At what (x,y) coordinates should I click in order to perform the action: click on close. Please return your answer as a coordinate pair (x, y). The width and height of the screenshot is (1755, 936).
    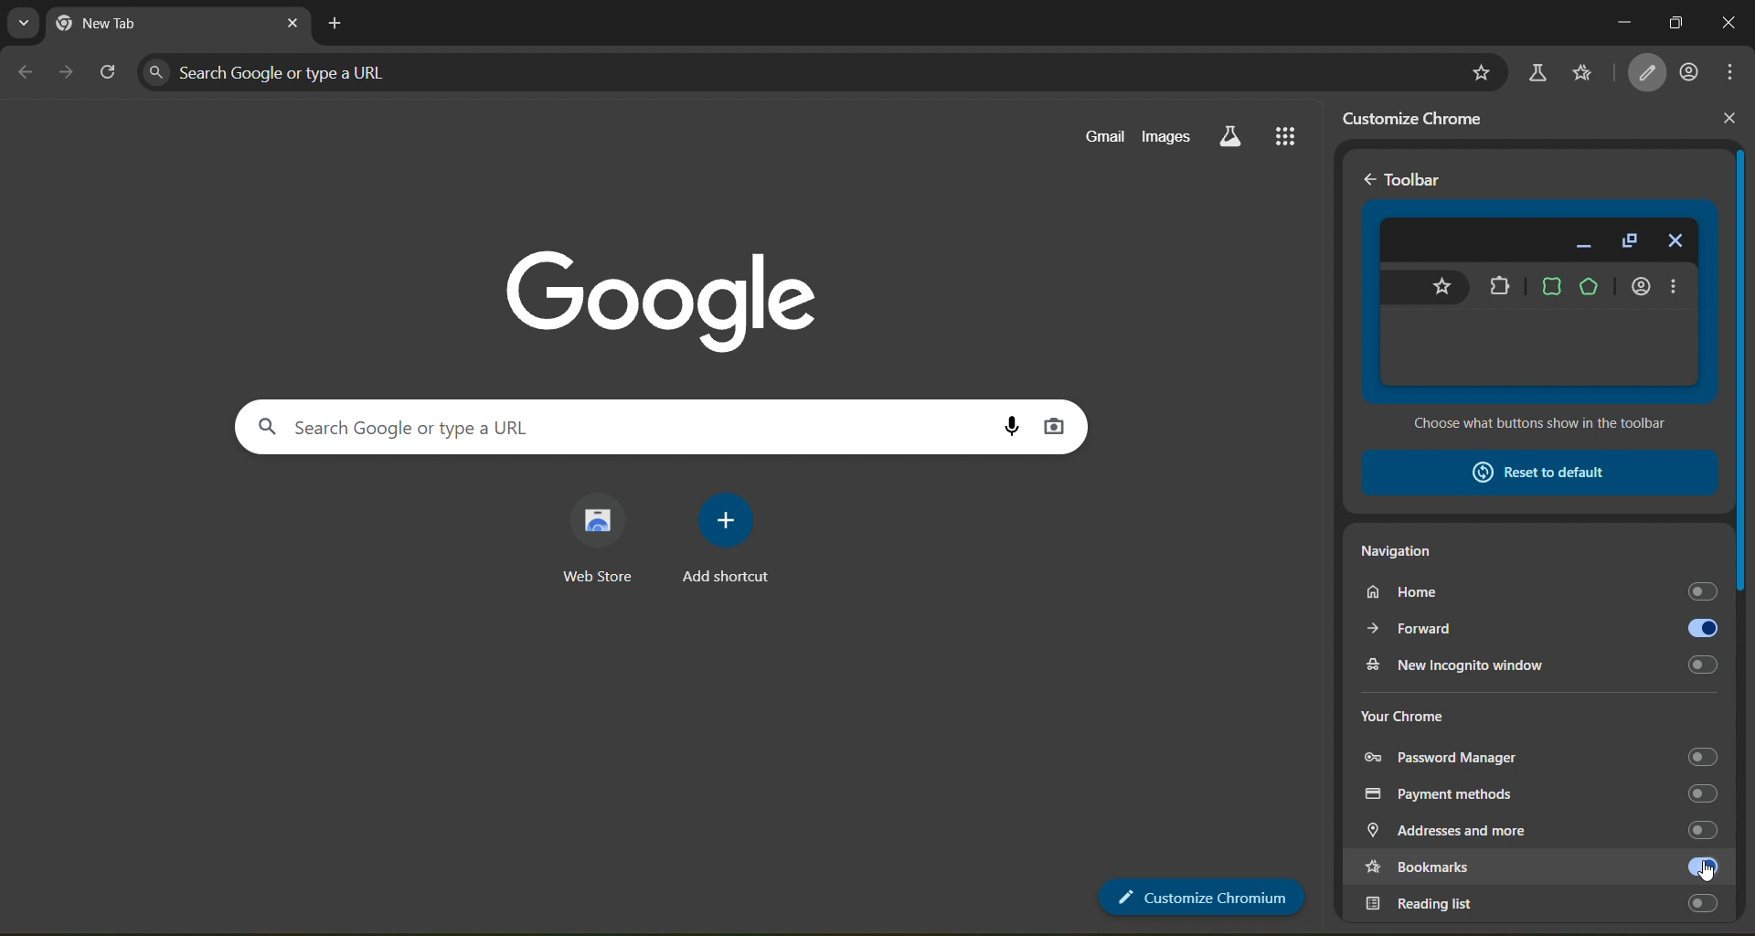
    Looking at the image, I should click on (288, 24).